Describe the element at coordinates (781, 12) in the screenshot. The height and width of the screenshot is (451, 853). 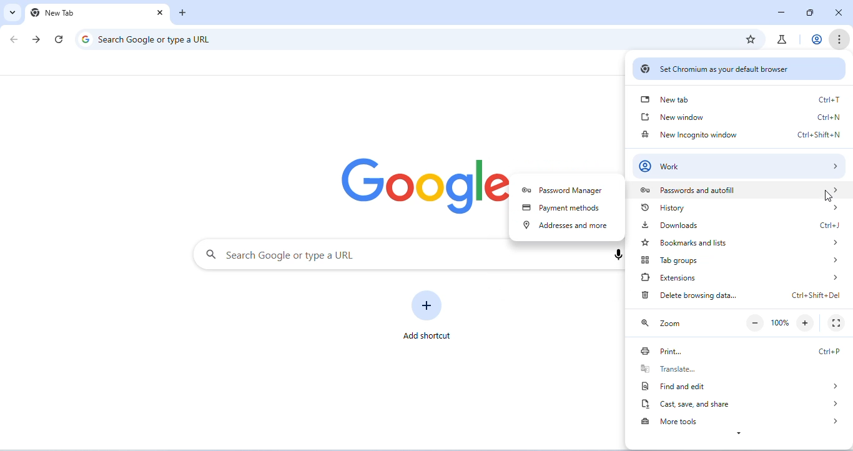
I see `minimize` at that location.